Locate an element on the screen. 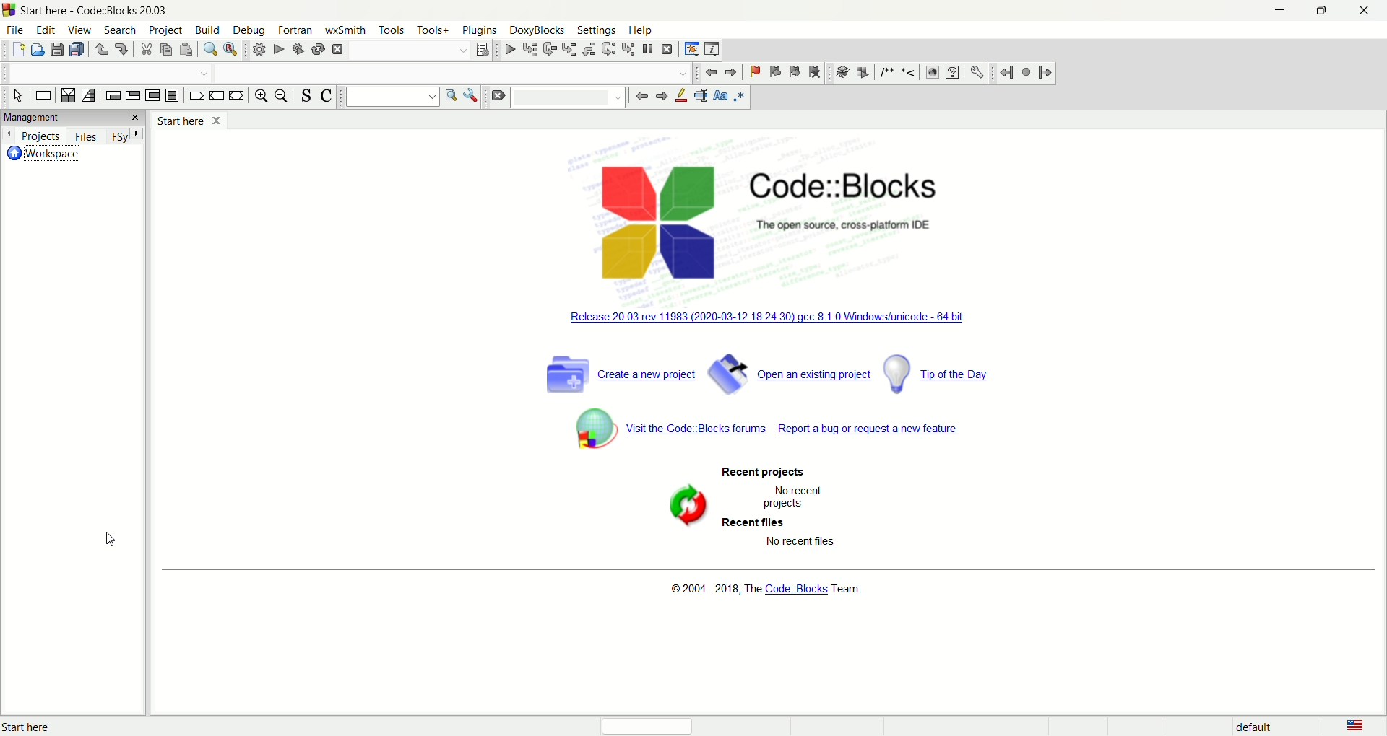 The height and width of the screenshot is (736, 1387). cursor is located at coordinates (110, 538).